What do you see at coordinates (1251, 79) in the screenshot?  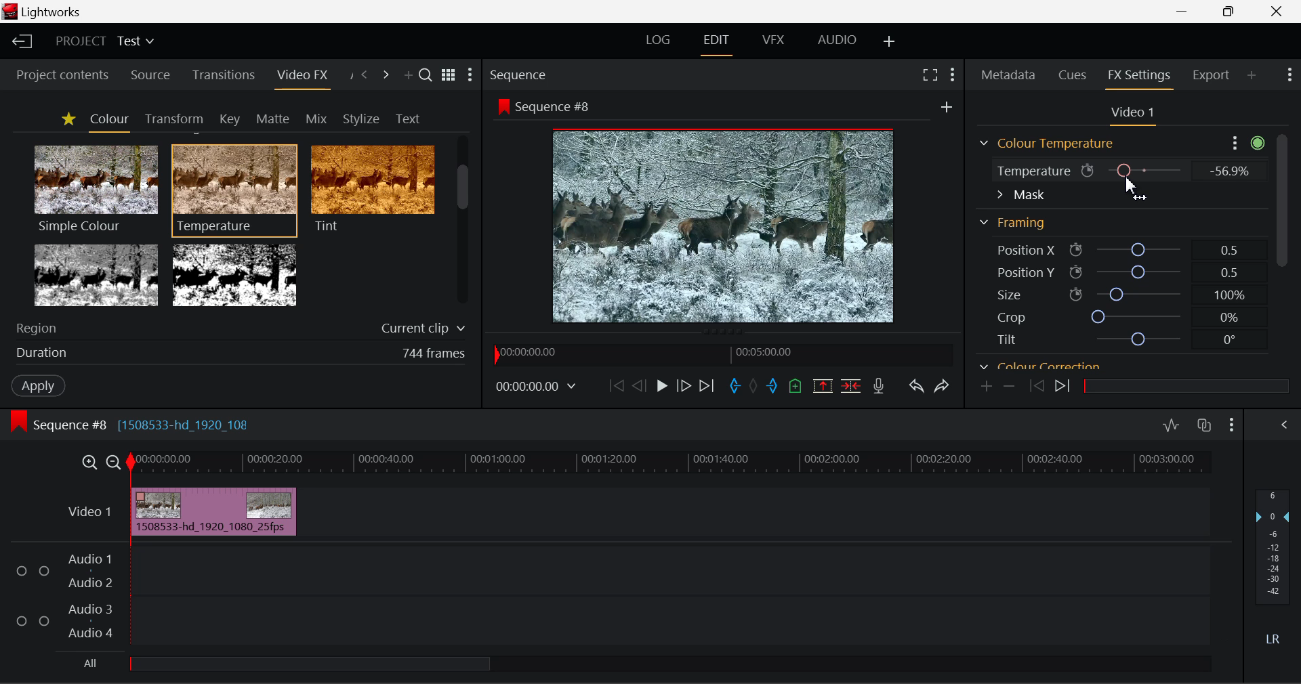 I see `Add Panel` at bounding box center [1251, 79].